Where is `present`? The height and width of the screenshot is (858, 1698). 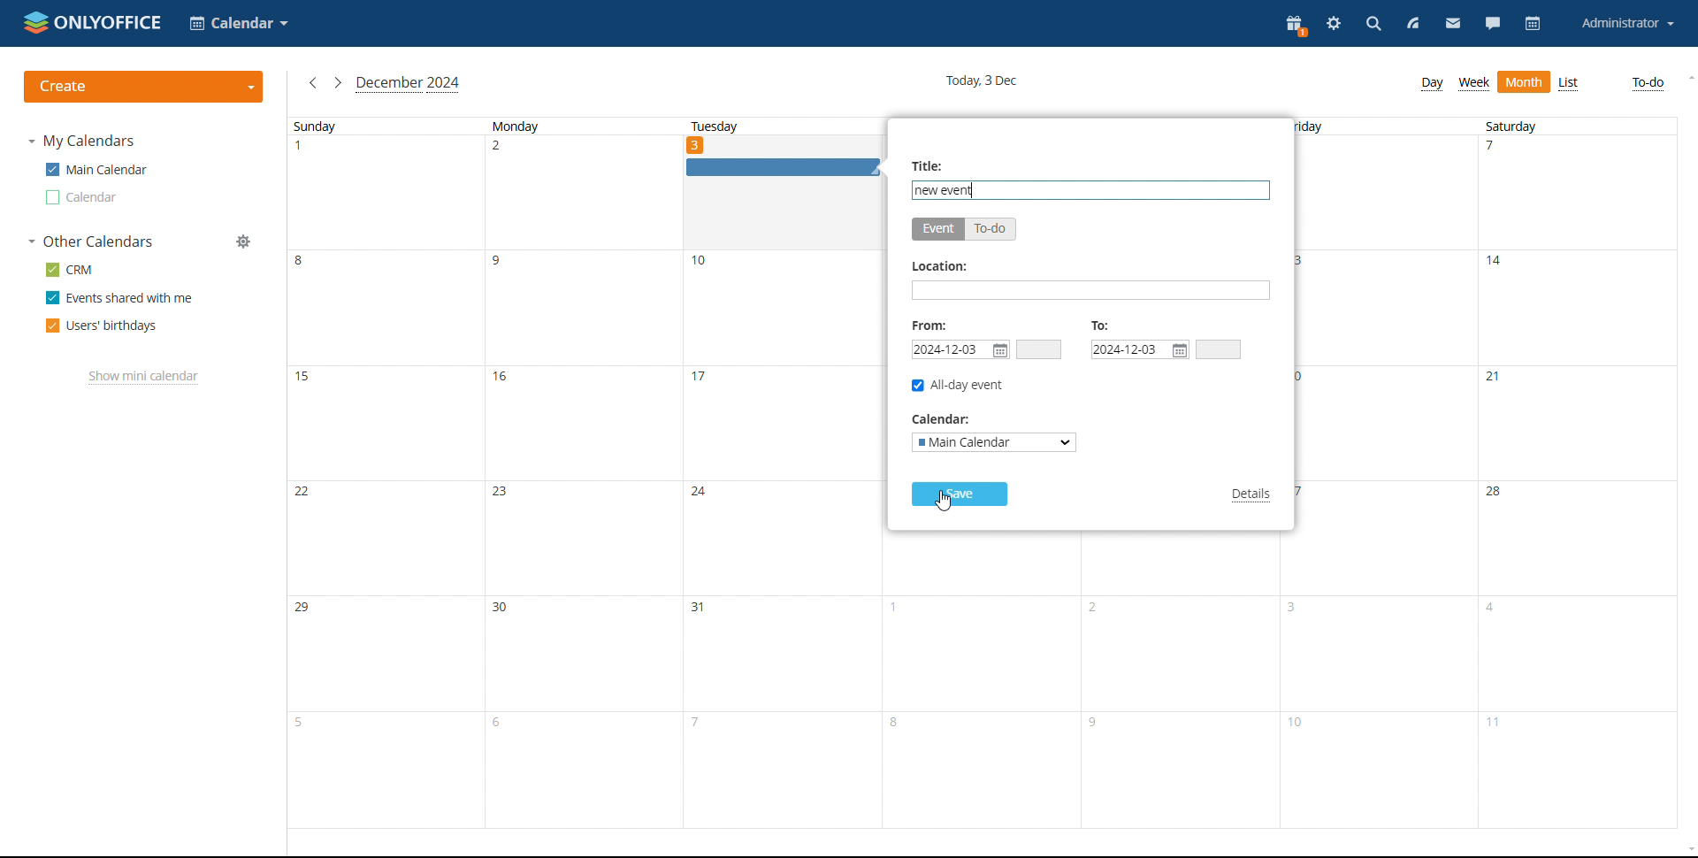 present is located at coordinates (1294, 25).